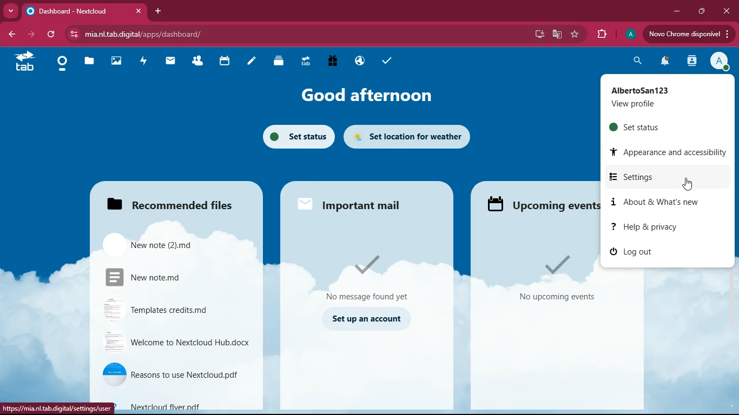  I want to click on tab, so click(24, 62).